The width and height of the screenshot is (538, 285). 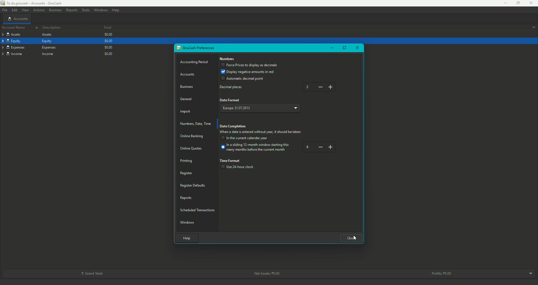 What do you see at coordinates (443, 273) in the screenshot?
I see `Profits` at bounding box center [443, 273].